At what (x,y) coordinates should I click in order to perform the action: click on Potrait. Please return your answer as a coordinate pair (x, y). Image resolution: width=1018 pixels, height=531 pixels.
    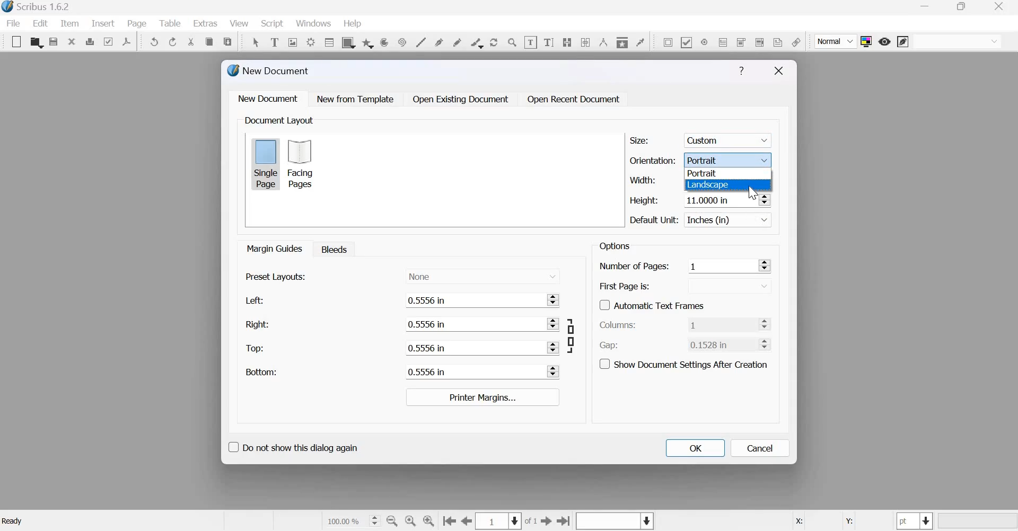
    Looking at the image, I should click on (730, 159).